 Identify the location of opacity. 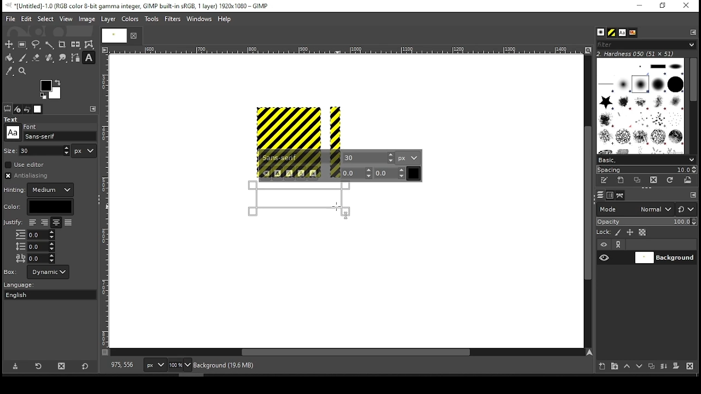
(646, 223).